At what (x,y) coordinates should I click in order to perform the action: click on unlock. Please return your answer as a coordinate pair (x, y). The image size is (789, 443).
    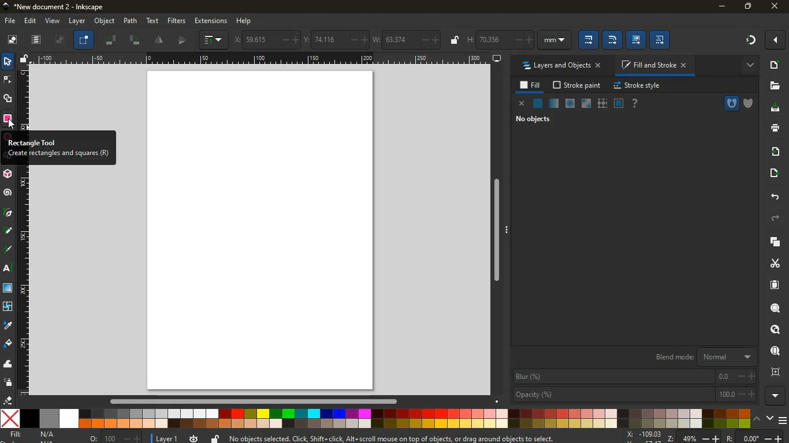
    Looking at the image, I should click on (216, 438).